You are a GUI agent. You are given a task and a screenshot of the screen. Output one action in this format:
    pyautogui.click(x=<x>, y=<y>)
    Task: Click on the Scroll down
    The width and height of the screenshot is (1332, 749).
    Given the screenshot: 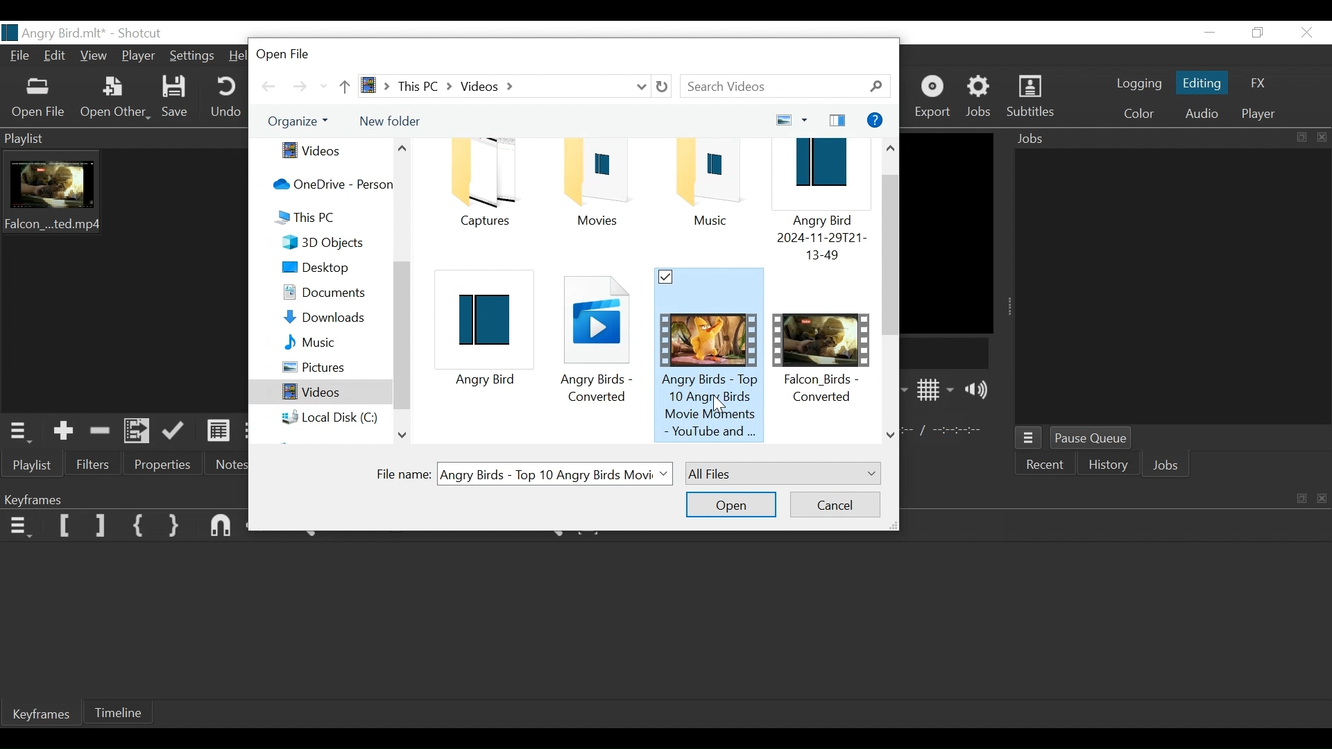 What is the action you would take?
    pyautogui.click(x=891, y=436)
    